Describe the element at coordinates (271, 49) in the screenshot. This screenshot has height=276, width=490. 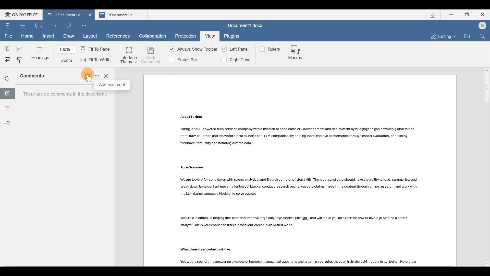
I see `Rulers` at that location.